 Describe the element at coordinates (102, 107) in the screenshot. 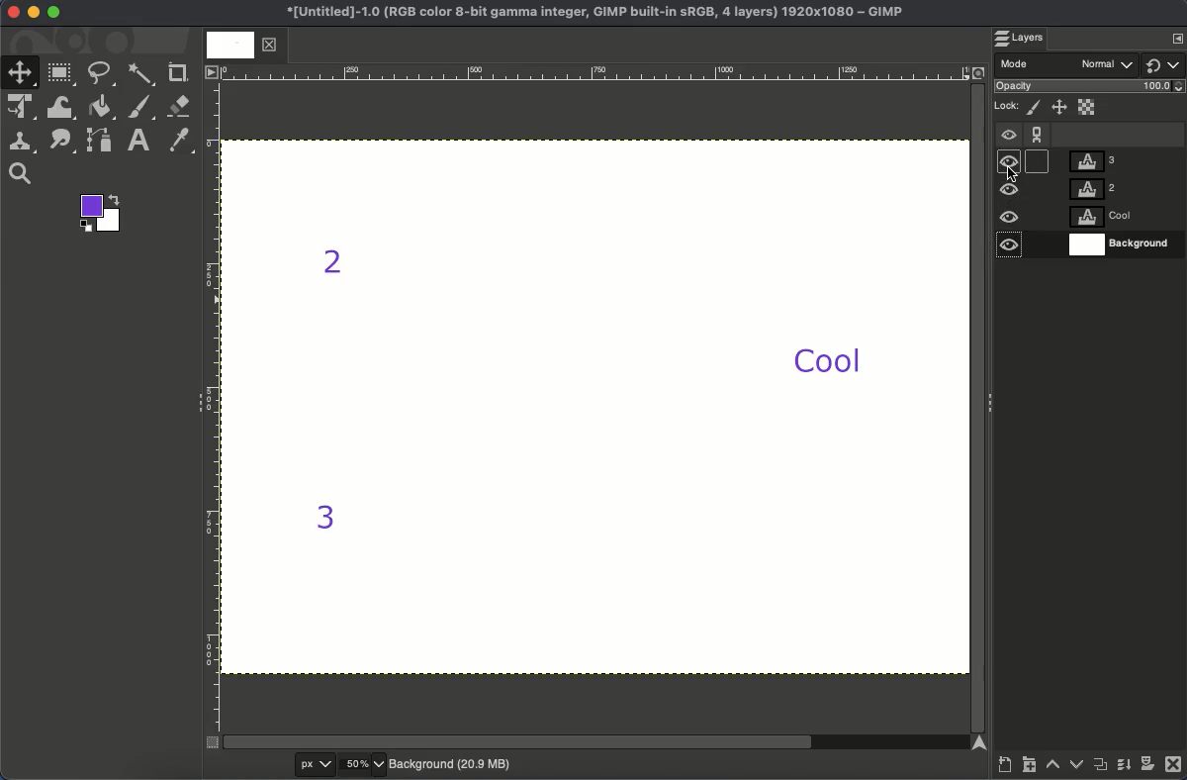

I see `Fill` at that location.